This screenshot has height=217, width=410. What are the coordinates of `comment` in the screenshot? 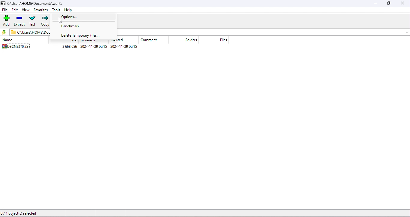 It's located at (154, 40).